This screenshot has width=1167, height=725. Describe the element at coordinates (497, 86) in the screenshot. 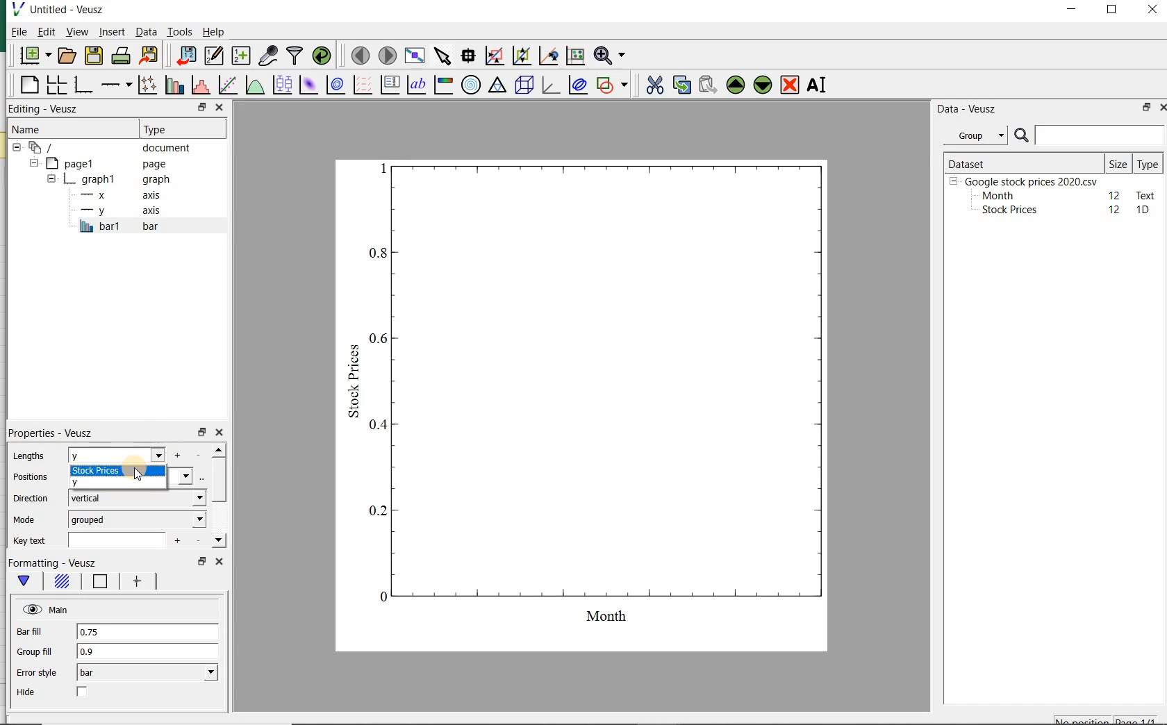

I see `ternary graph` at that location.